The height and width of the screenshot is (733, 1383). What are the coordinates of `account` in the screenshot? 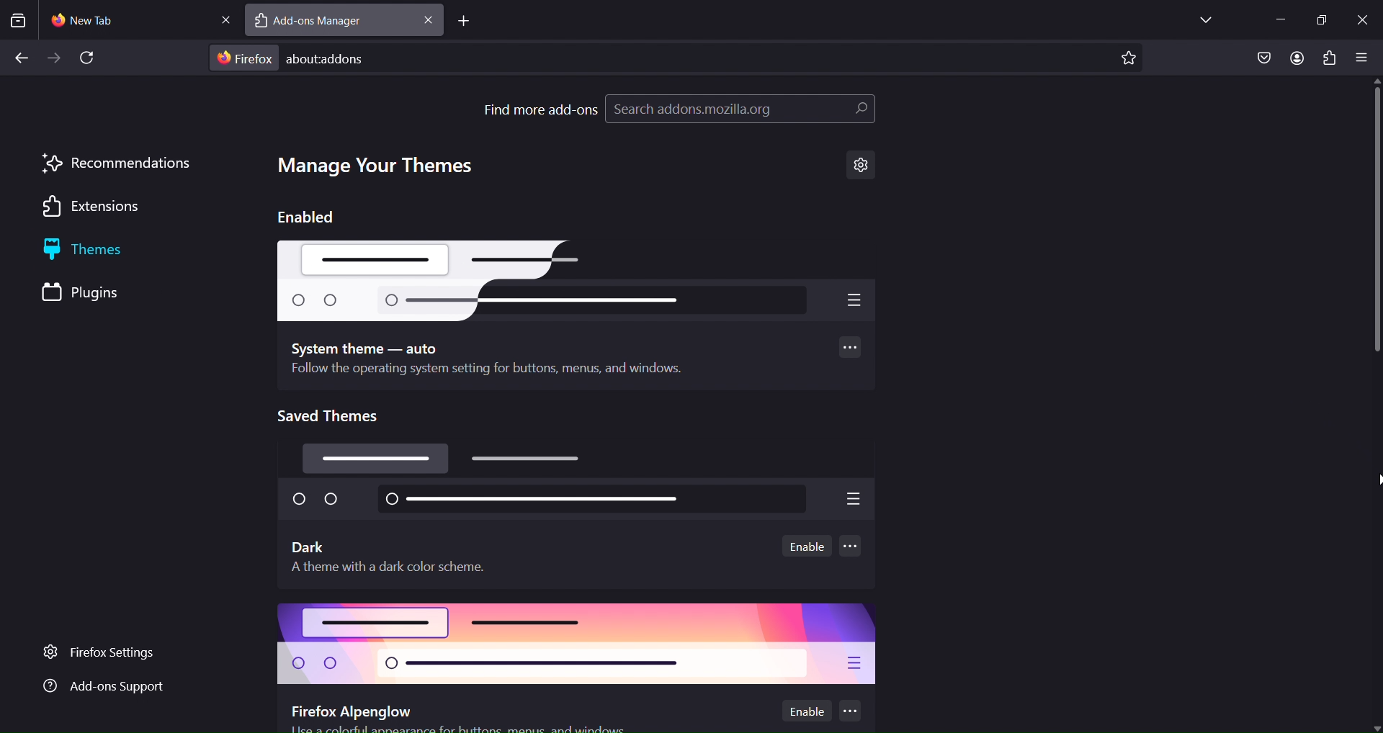 It's located at (1297, 59).